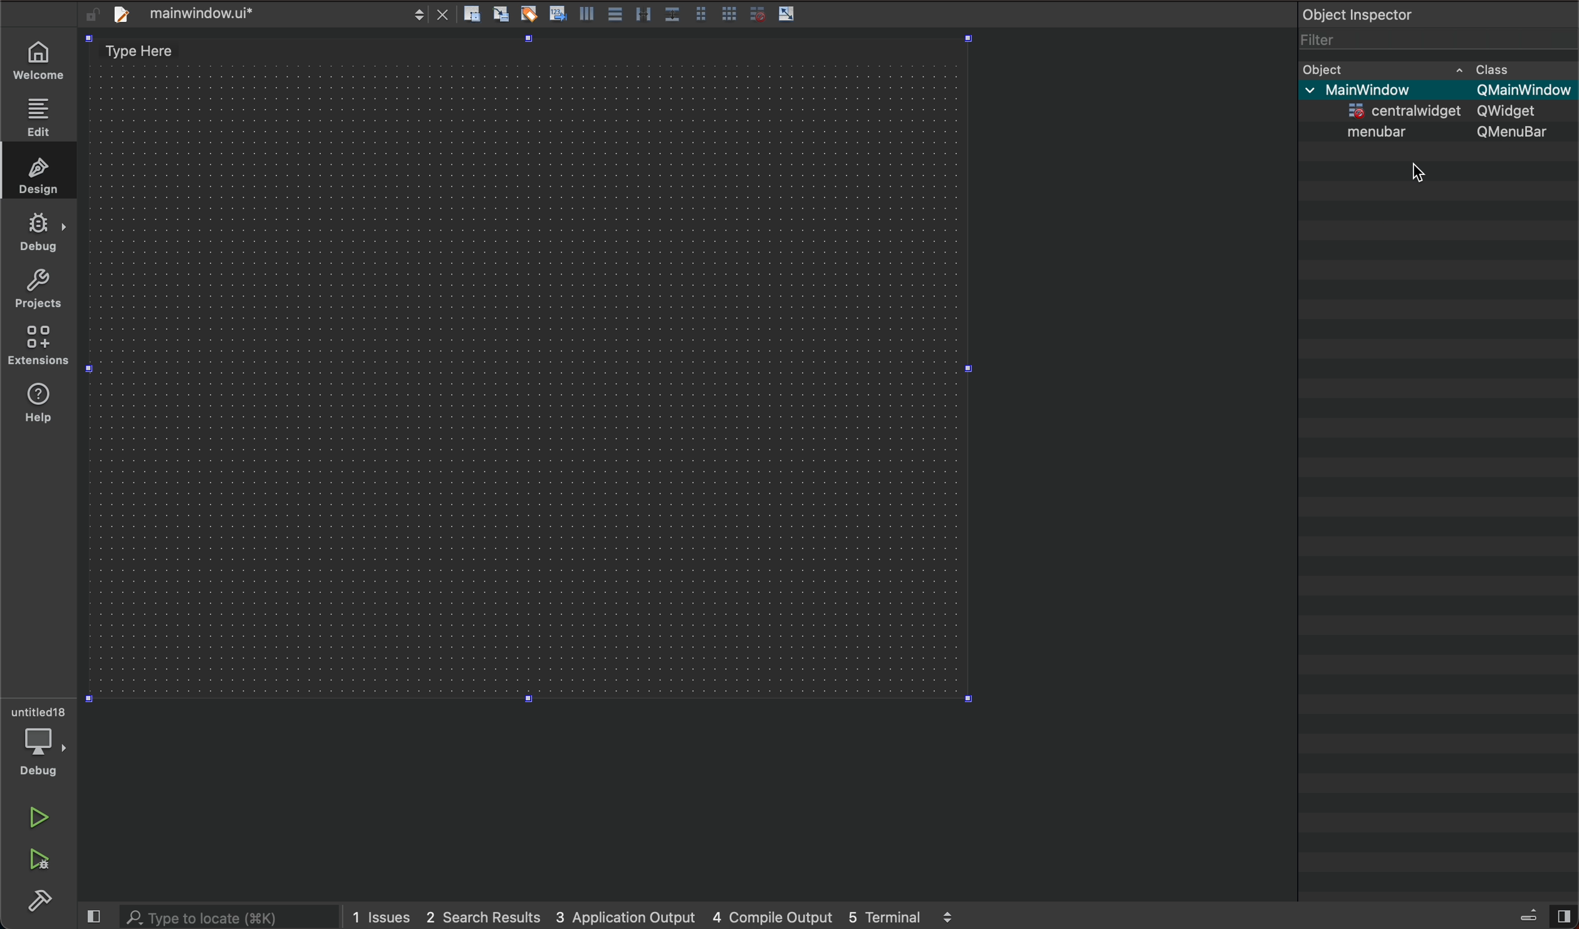  What do you see at coordinates (93, 914) in the screenshot?
I see `close slide bar` at bounding box center [93, 914].